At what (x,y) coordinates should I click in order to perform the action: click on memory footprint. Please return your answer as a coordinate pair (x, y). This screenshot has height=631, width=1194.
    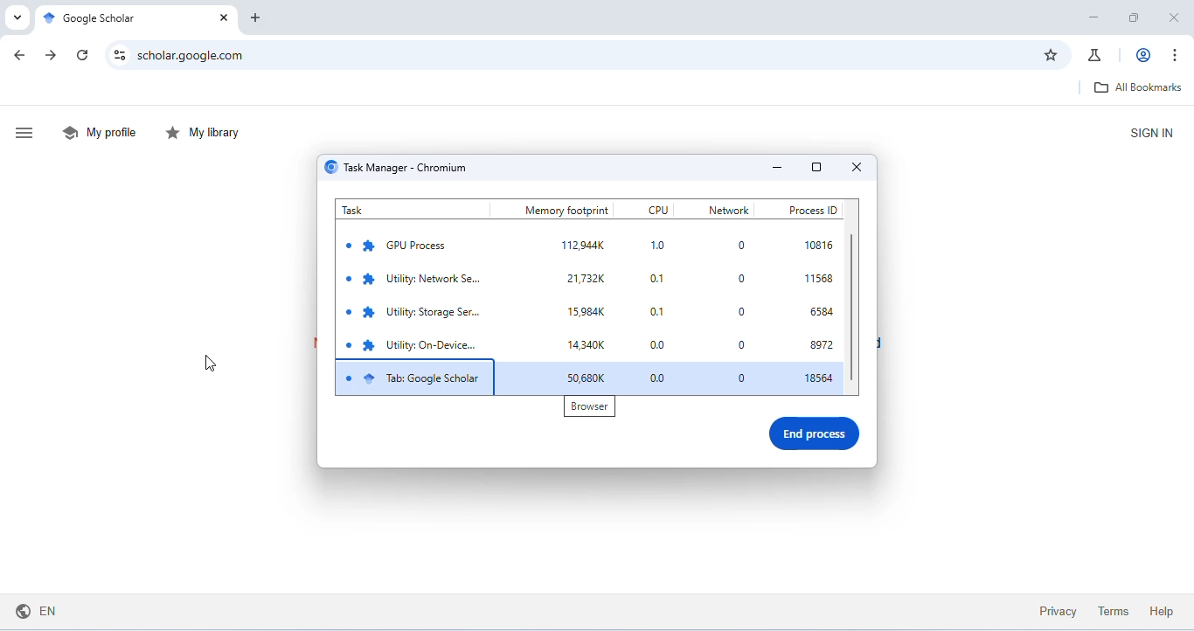
    Looking at the image, I should click on (569, 210).